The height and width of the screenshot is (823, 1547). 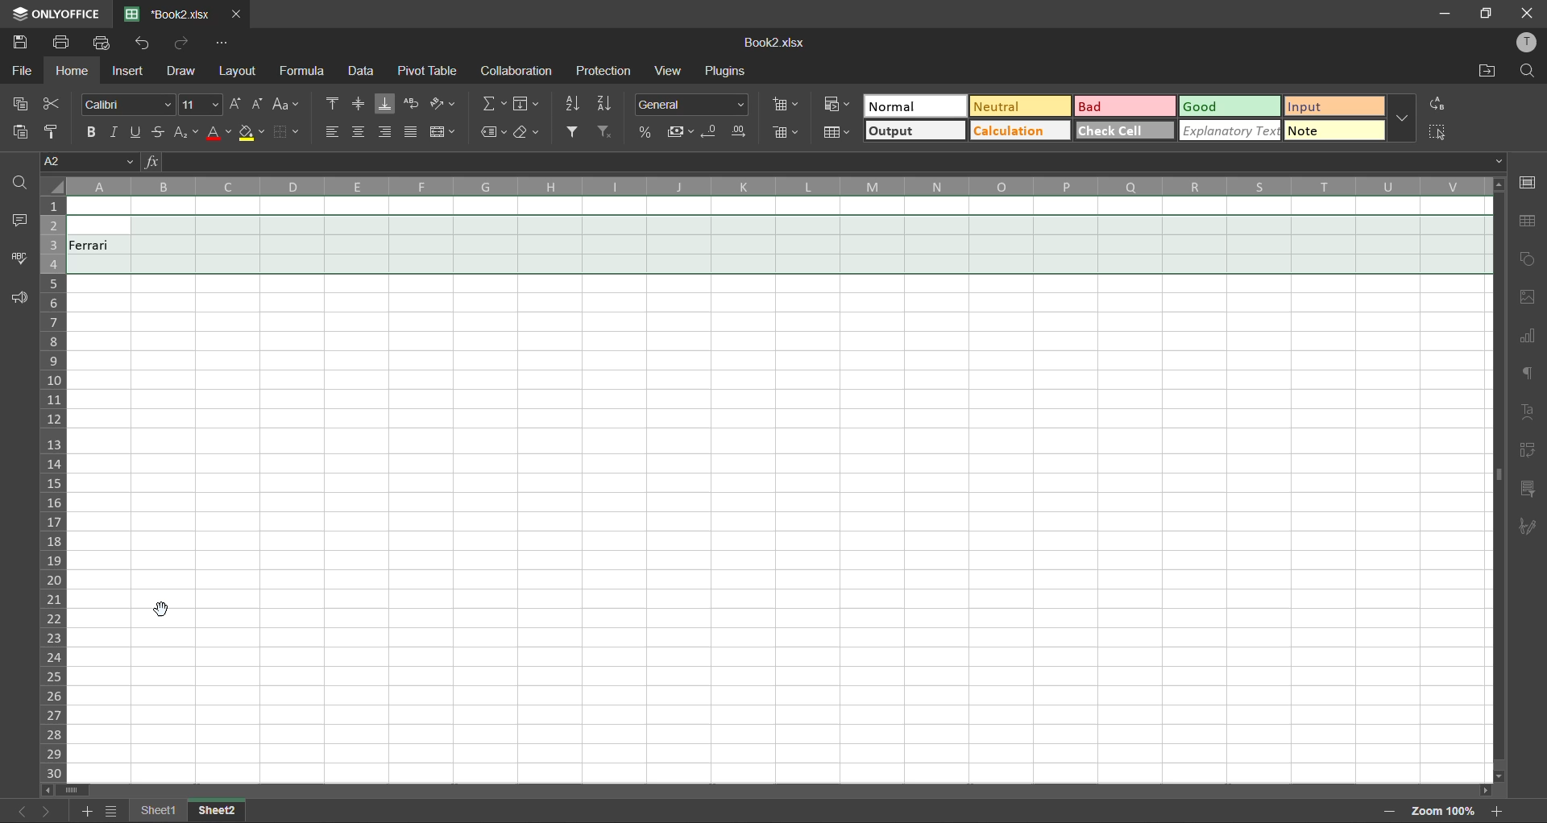 I want to click on explanatory text, so click(x=1230, y=132).